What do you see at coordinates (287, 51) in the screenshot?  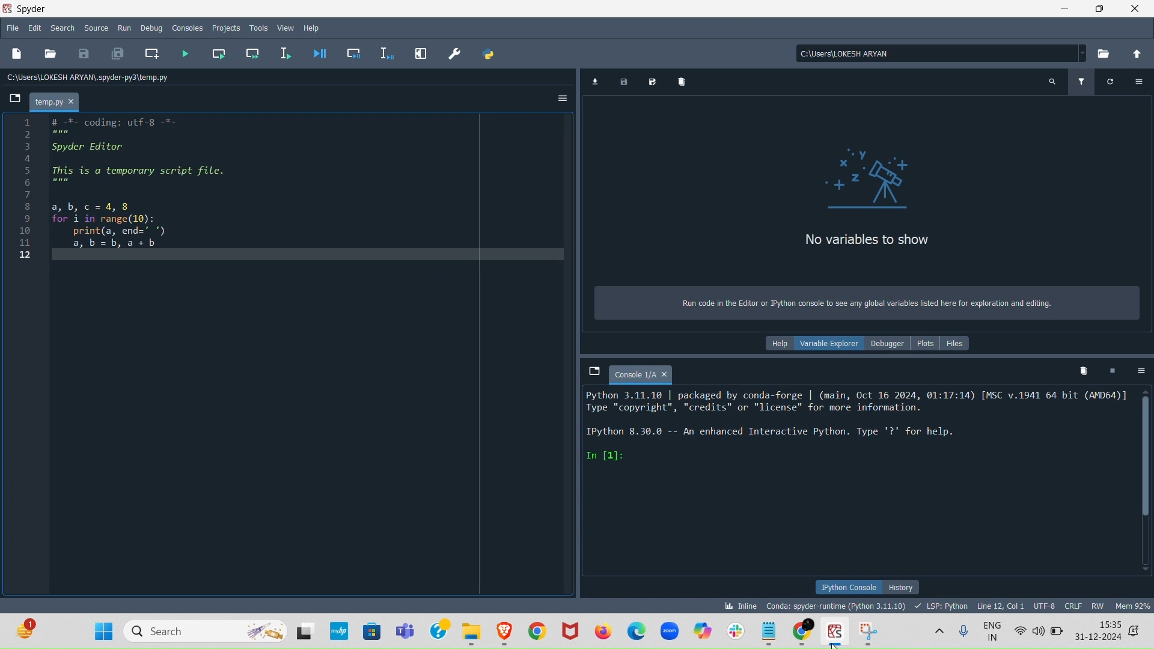 I see `Run selection or current line (F9)` at bounding box center [287, 51].